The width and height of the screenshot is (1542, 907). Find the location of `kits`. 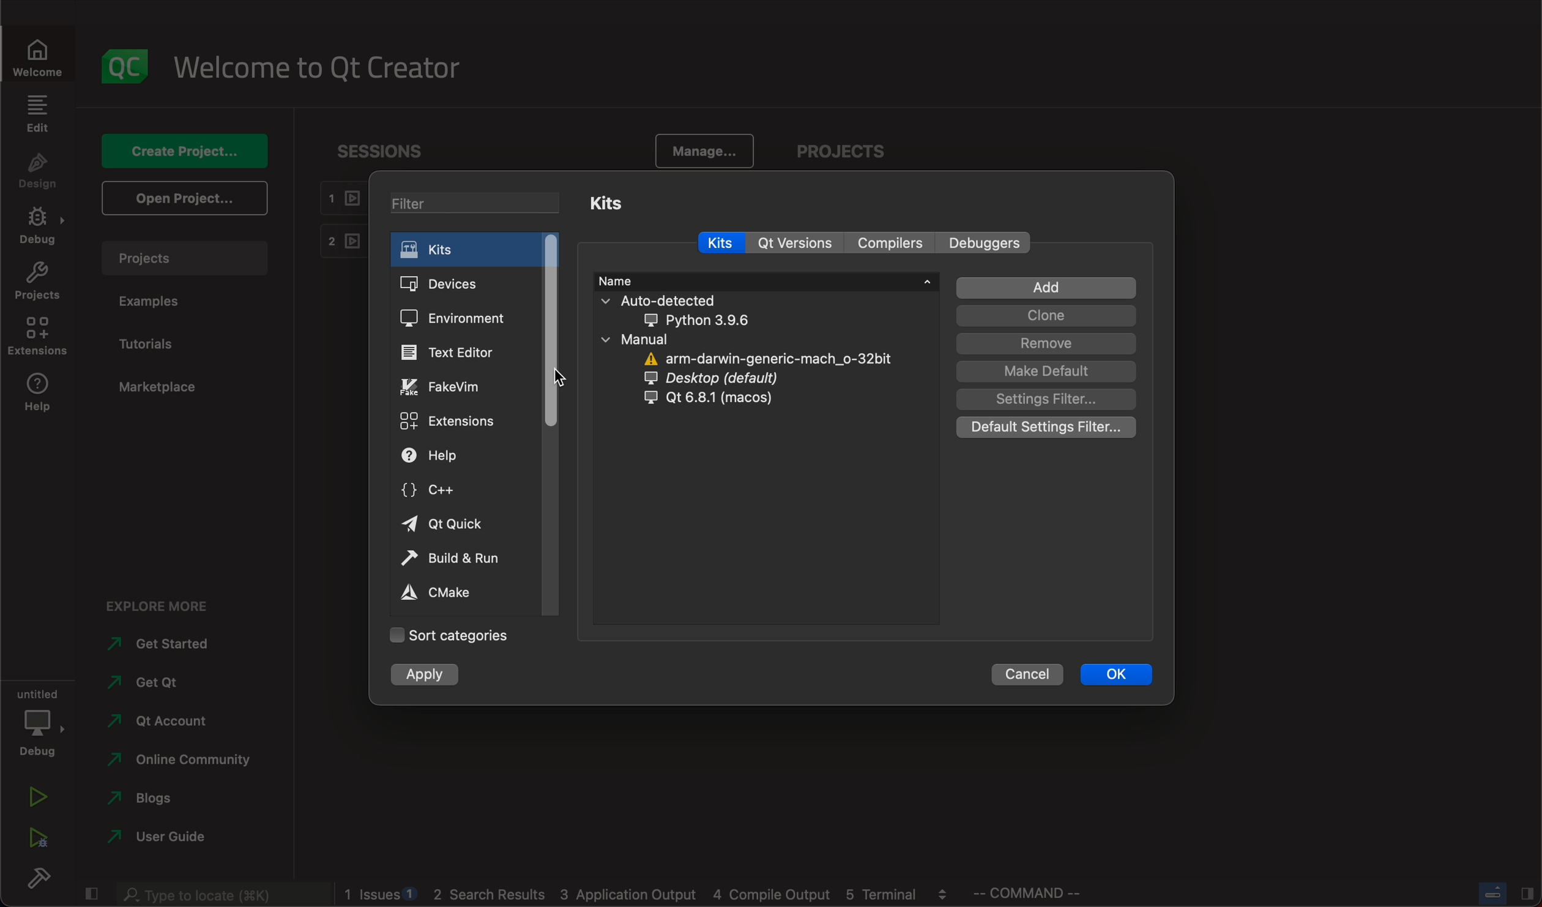

kits is located at coordinates (611, 207).